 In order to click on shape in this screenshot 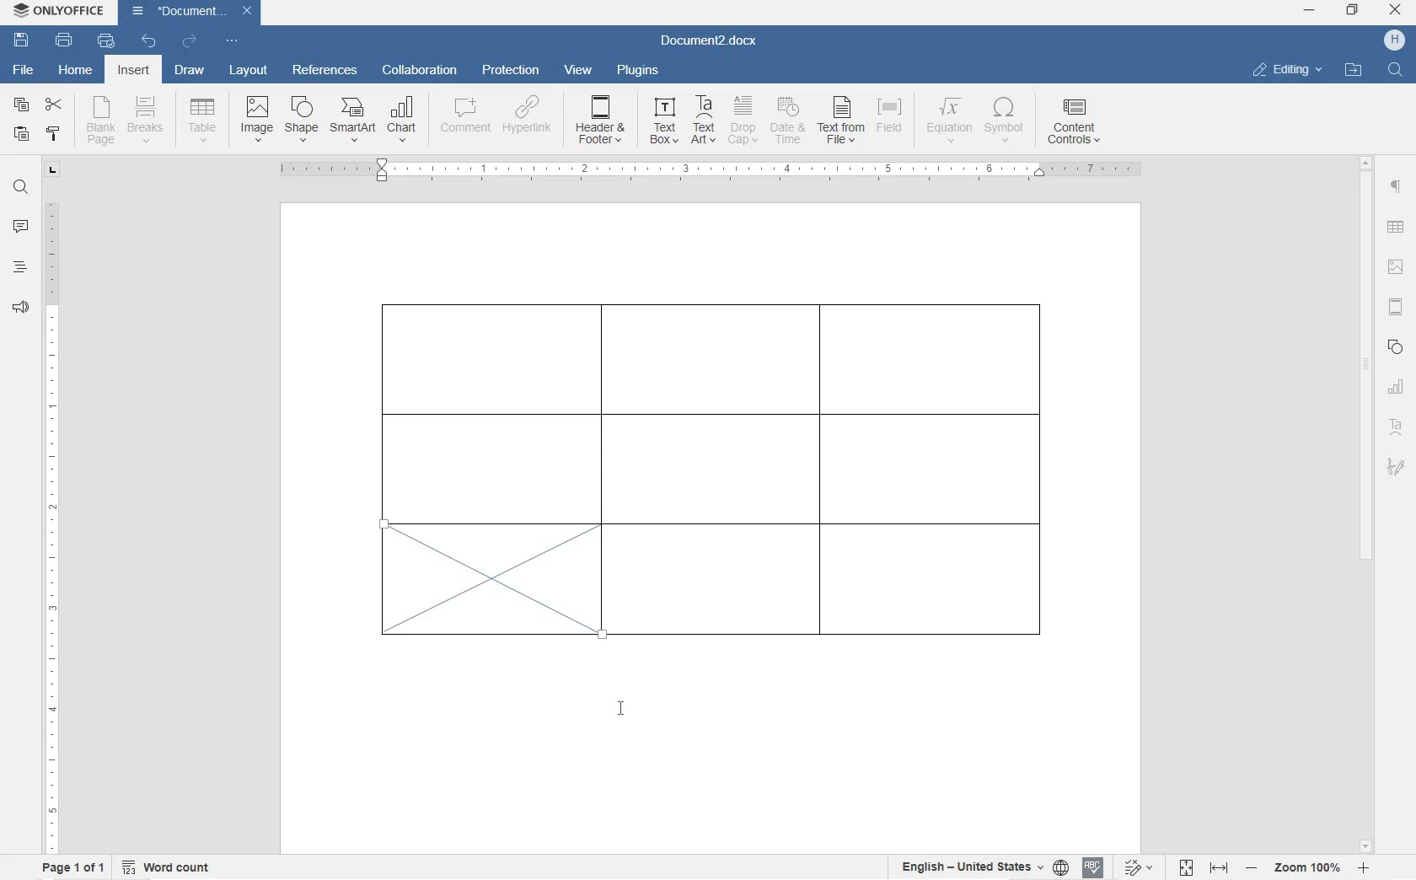, I will do `click(1396, 346)`.